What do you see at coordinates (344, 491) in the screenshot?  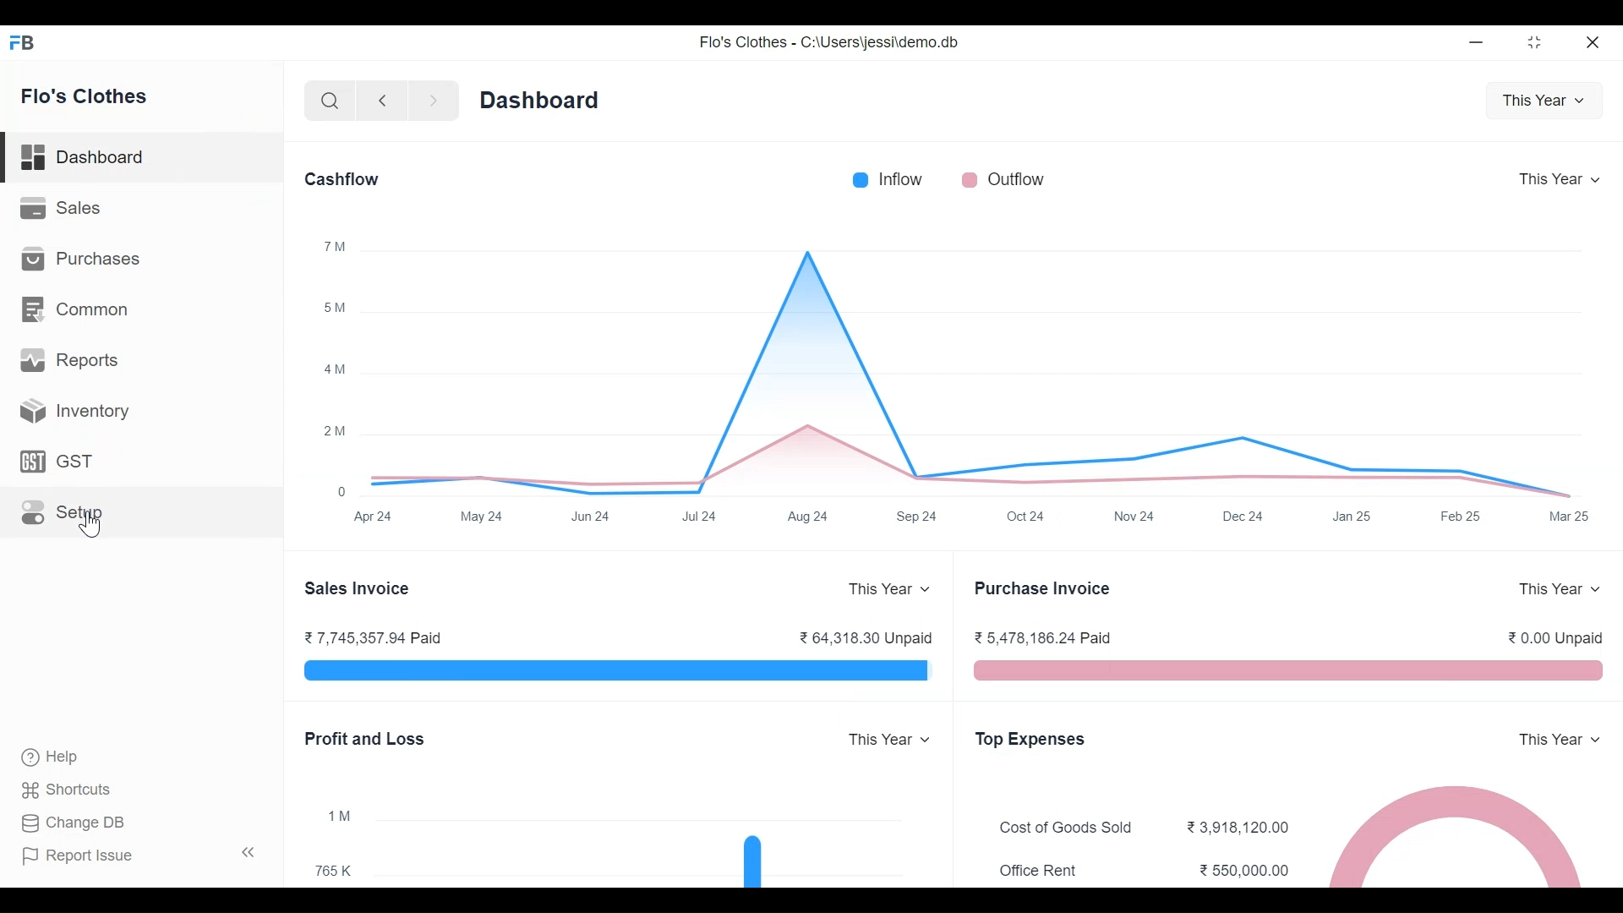 I see `0` at bounding box center [344, 491].